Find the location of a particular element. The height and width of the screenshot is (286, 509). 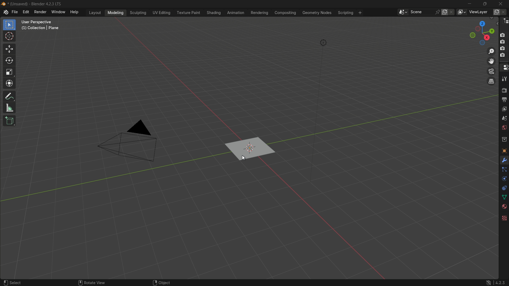

cursor is located at coordinates (242, 158).